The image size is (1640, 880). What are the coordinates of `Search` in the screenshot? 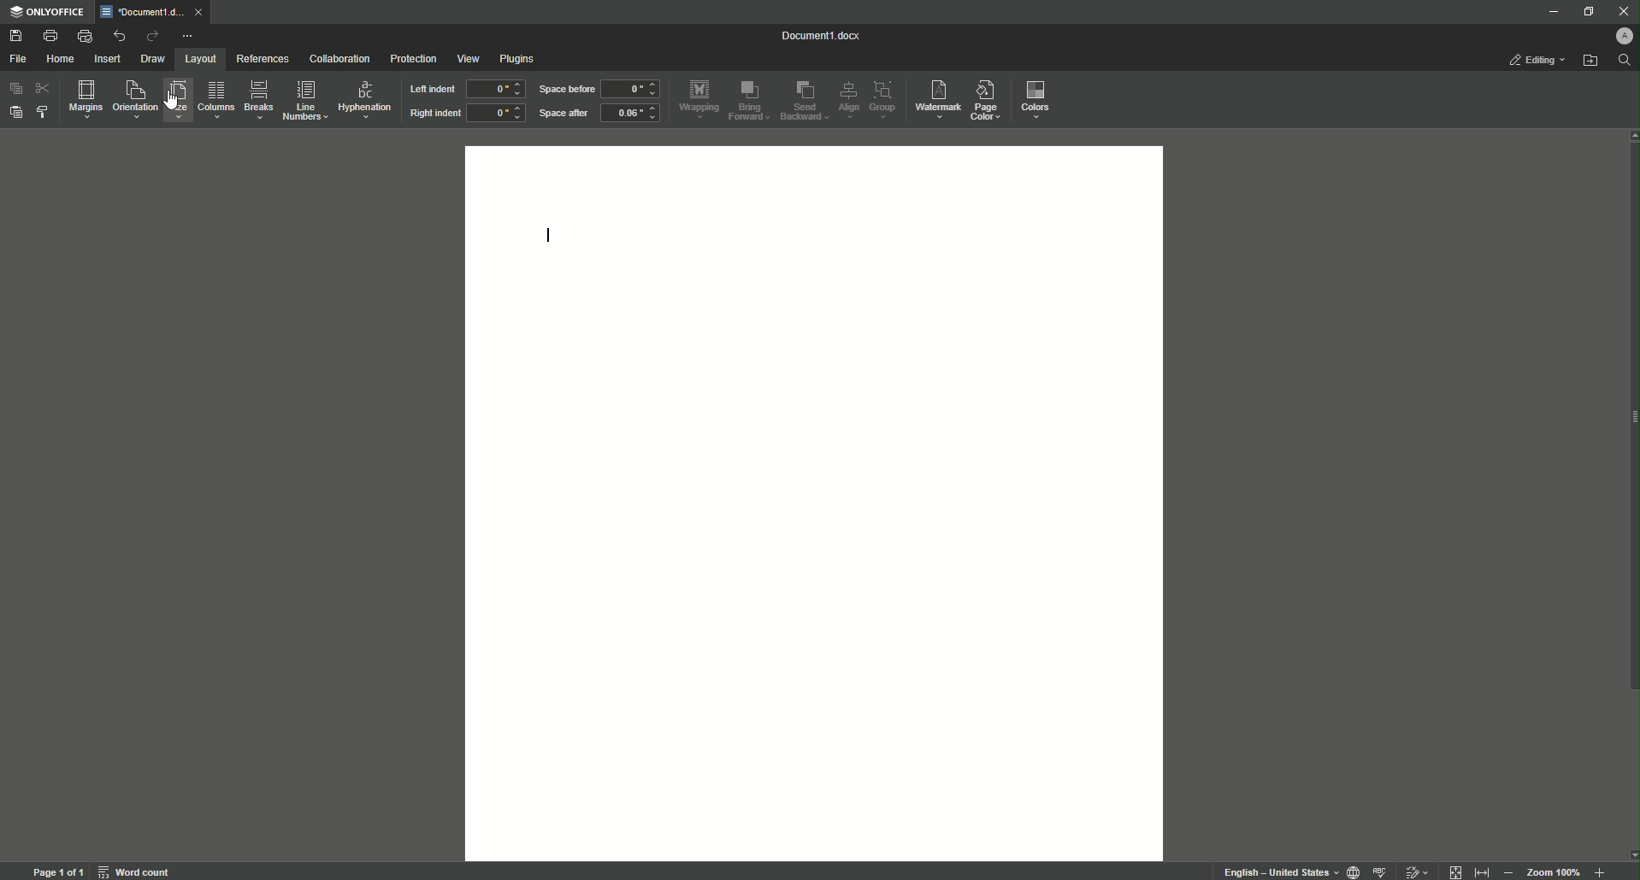 It's located at (1622, 64).